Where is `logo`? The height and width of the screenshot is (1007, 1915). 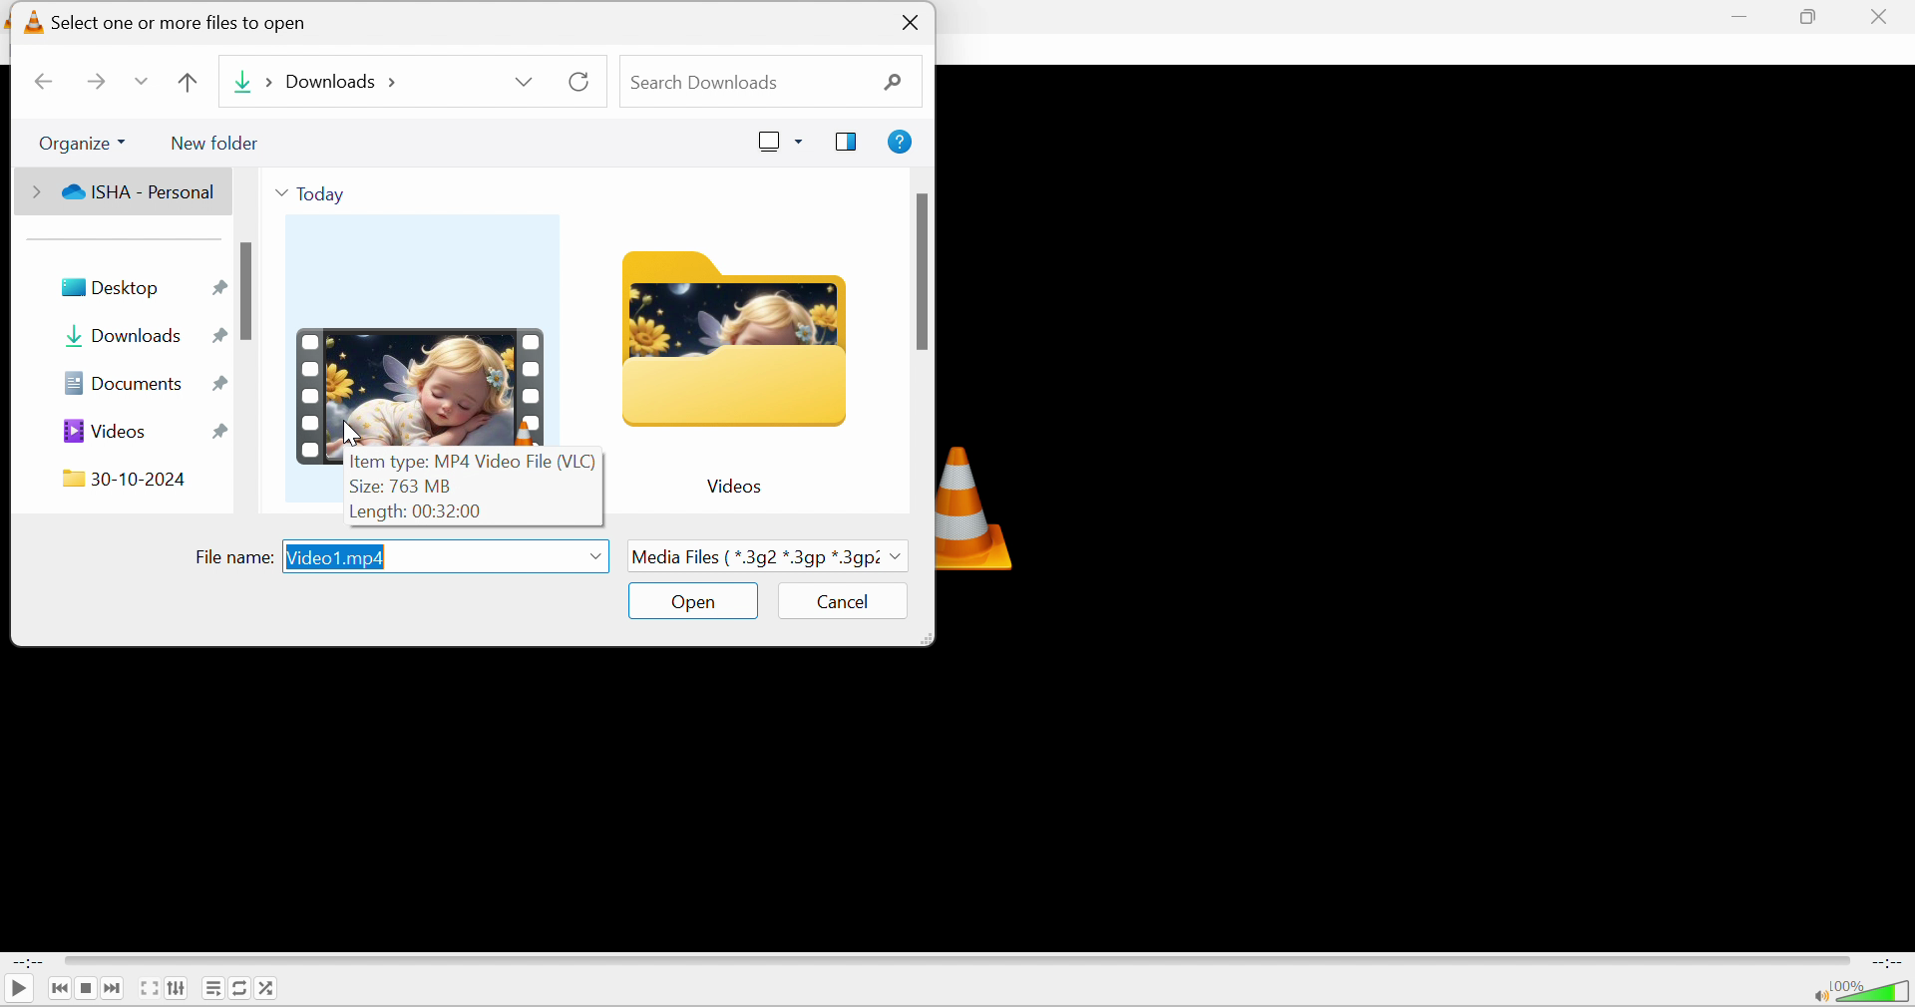 logo is located at coordinates (35, 22).